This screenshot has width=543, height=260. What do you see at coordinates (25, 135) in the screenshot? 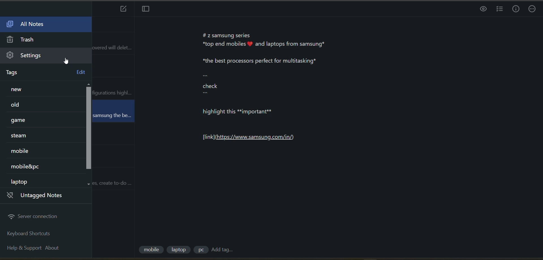
I see `tag 4` at bounding box center [25, 135].